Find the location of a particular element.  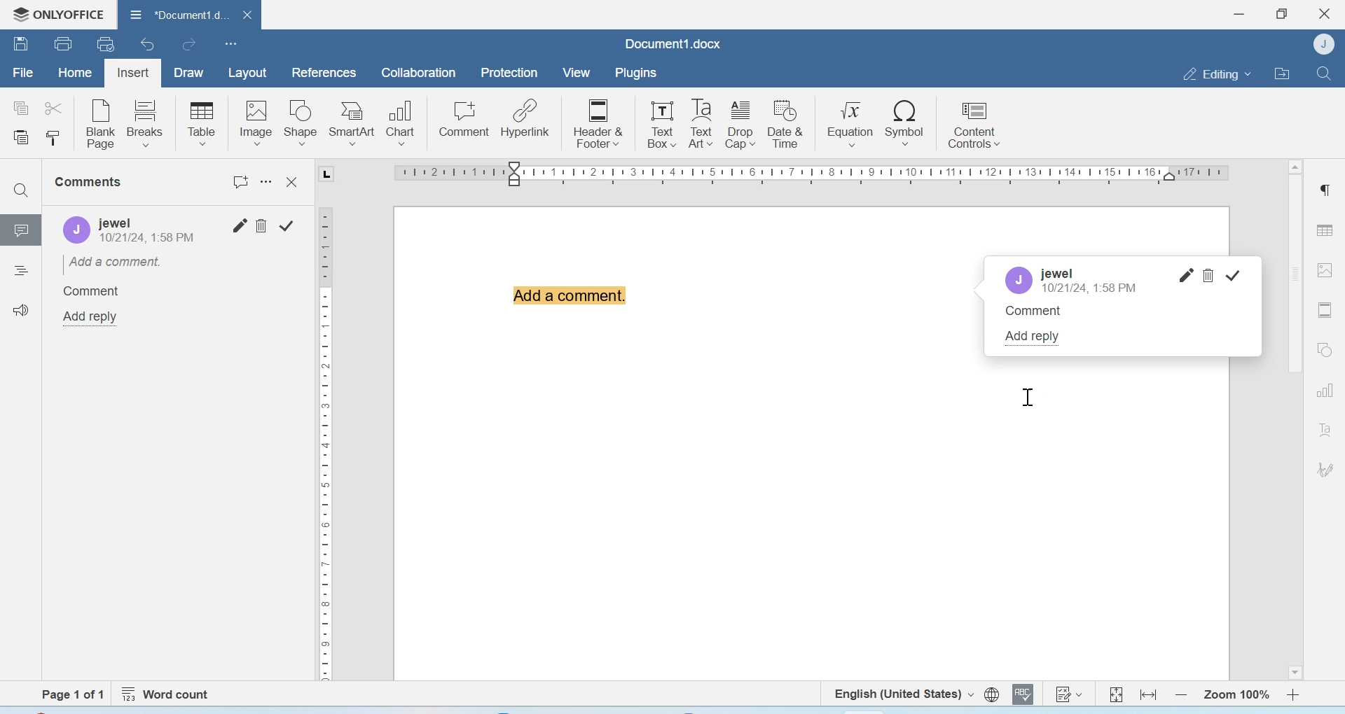

Delete is located at coordinates (263, 225).